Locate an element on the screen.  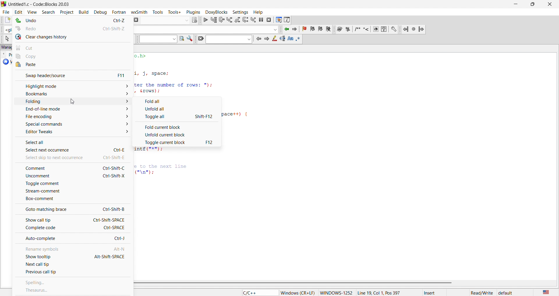
redo is located at coordinates (73, 27).